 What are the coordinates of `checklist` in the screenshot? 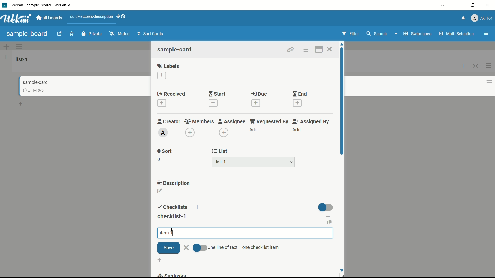 It's located at (39, 90).